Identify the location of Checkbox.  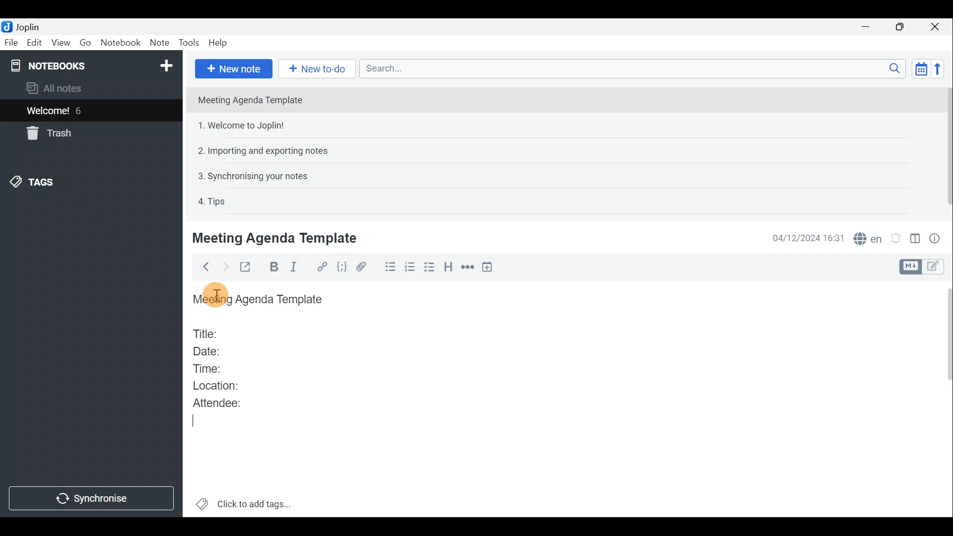
(427, 268).